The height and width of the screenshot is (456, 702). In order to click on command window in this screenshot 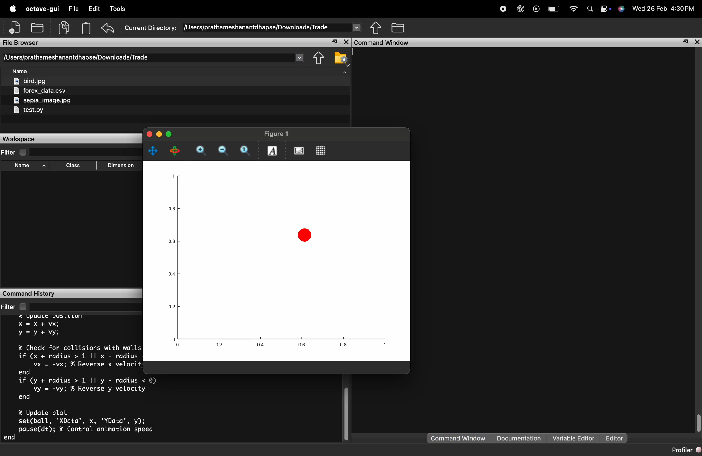, I will do `click(383, 42)`.